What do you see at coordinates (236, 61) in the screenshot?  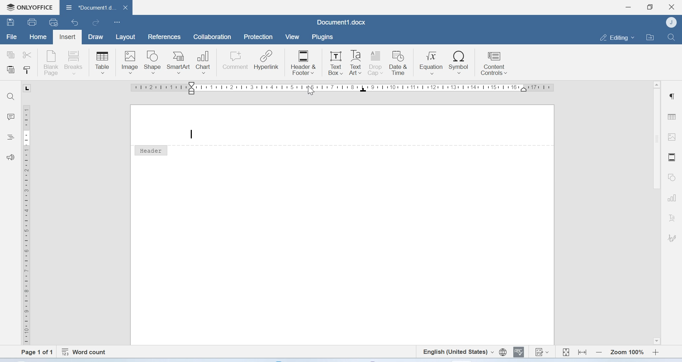 I see `Comment` at bounding box center [236, 61].